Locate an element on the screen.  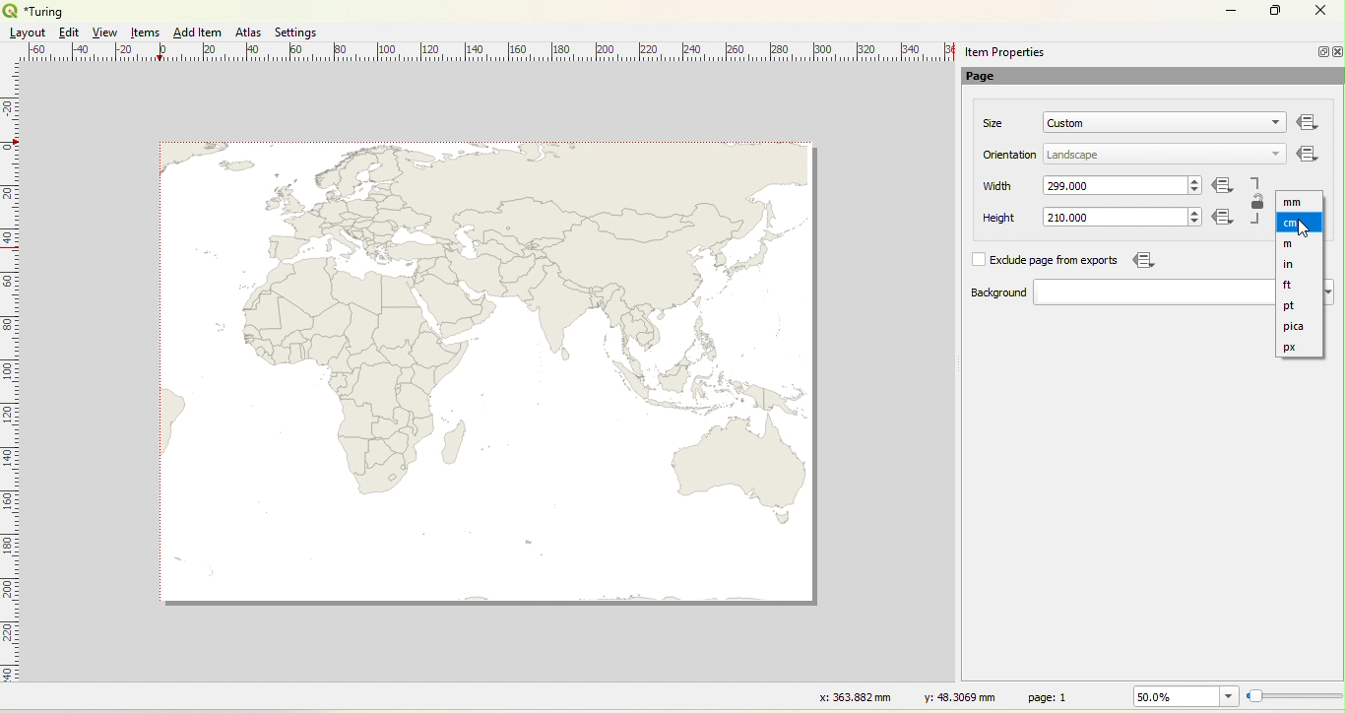
item properties is located at coordinates (1004, 52).